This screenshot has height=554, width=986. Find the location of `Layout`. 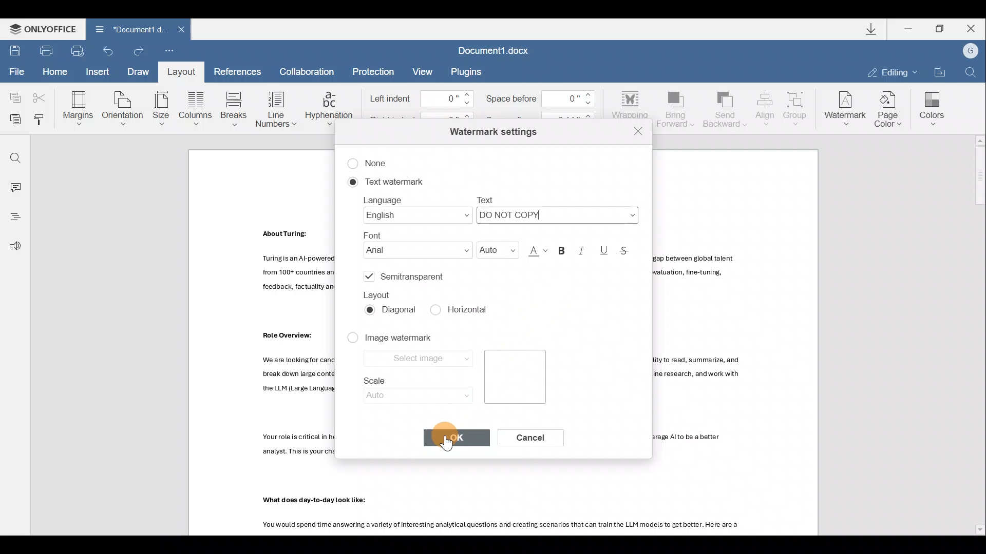

Layout is located at coordinates (380, 294).